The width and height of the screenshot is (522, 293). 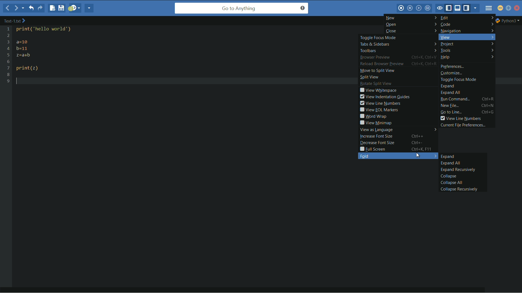 I want to click on go to line, so click(x=451, y=112).